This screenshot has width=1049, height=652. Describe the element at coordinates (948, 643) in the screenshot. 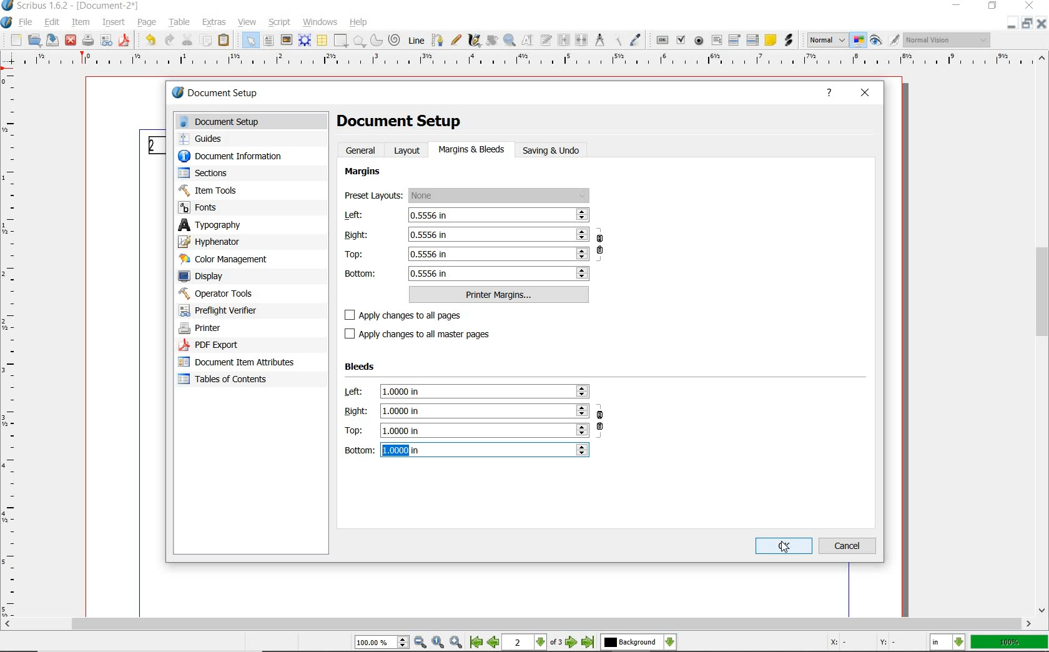

I see `select the current unit: in` at that location.